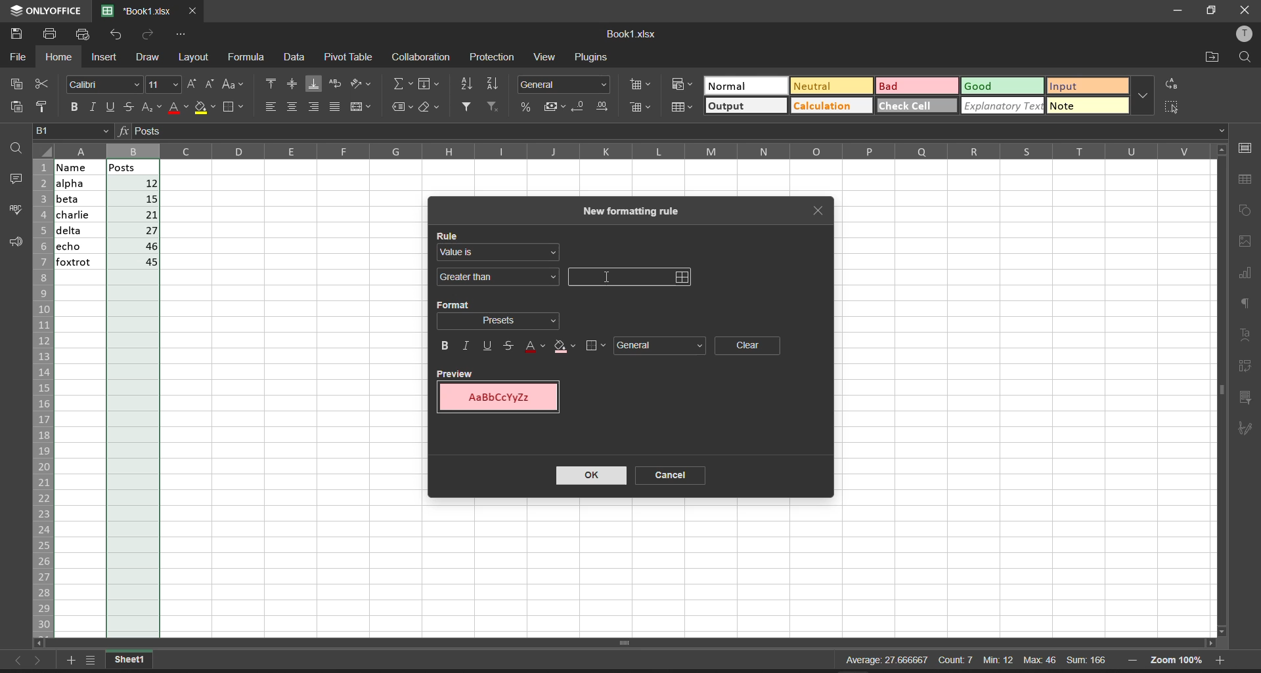 The width and height of the screenshot is (1261, 673). Describe the element at coordinates (814, 85) in the screenshot. I see `Neutral` at that location.